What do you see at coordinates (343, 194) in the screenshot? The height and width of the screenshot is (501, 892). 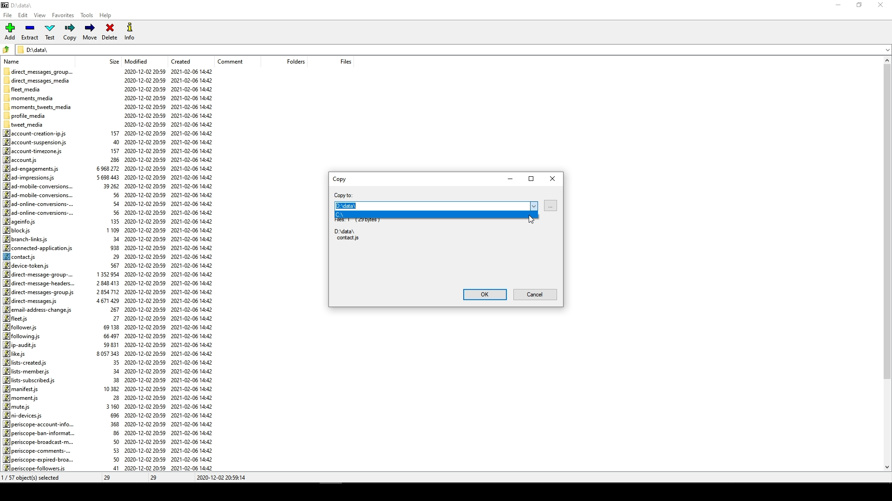 I see `copy to` at bounding box center [343, 194].